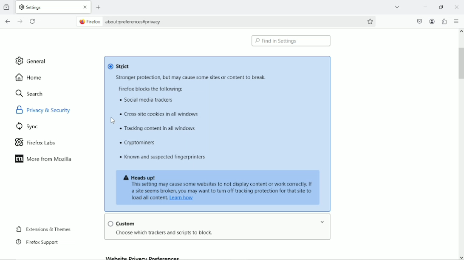 Image resolution: width=464 pixels, height=260 pixels. What do you see at coordinates (36, 242) in the screenshot?
I see `firefox support` at bounding box center [36, 242].